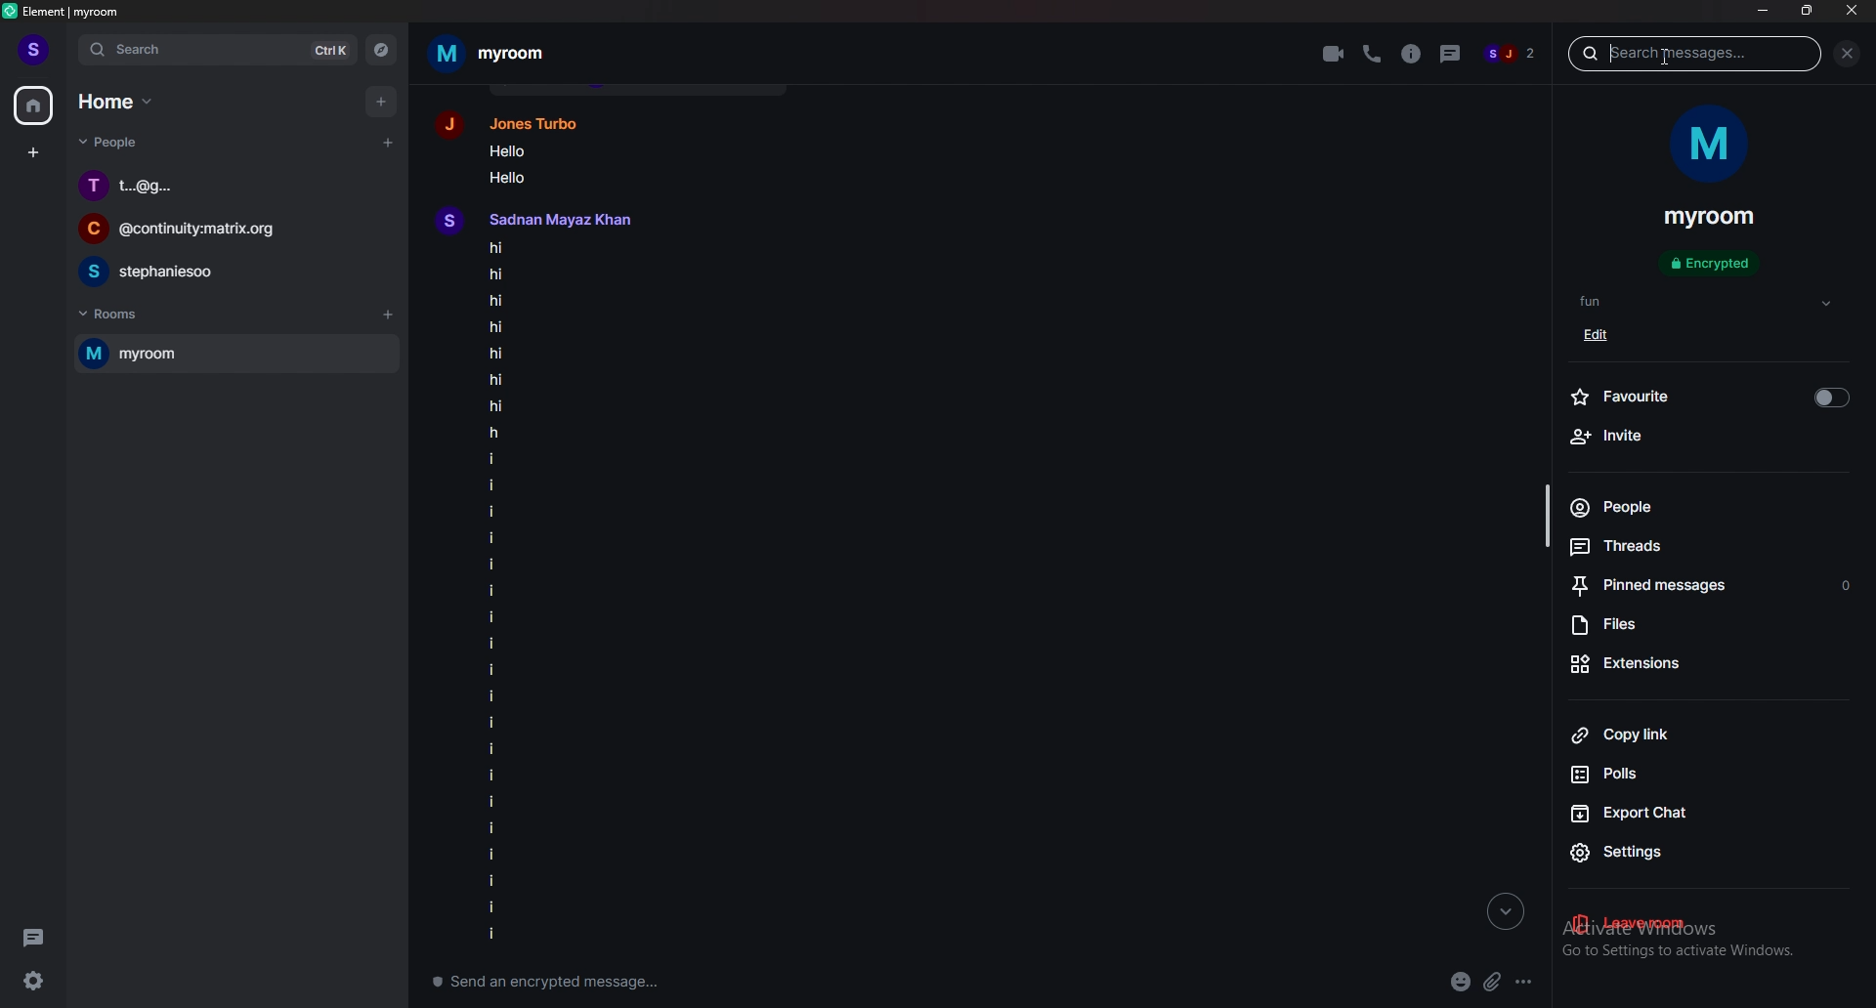  Describe the element at coordinates (1547, 516) in the screenshot. I see `scroll bar` at that location.